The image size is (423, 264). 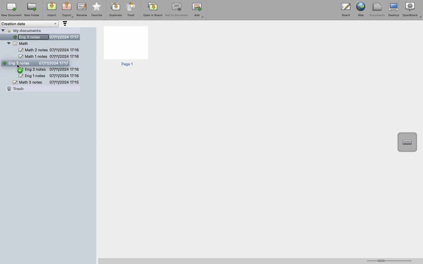 What do you see at coordinates (64, 24) in the screenshot?
I see `Sort` at bounding box center [64, 24].